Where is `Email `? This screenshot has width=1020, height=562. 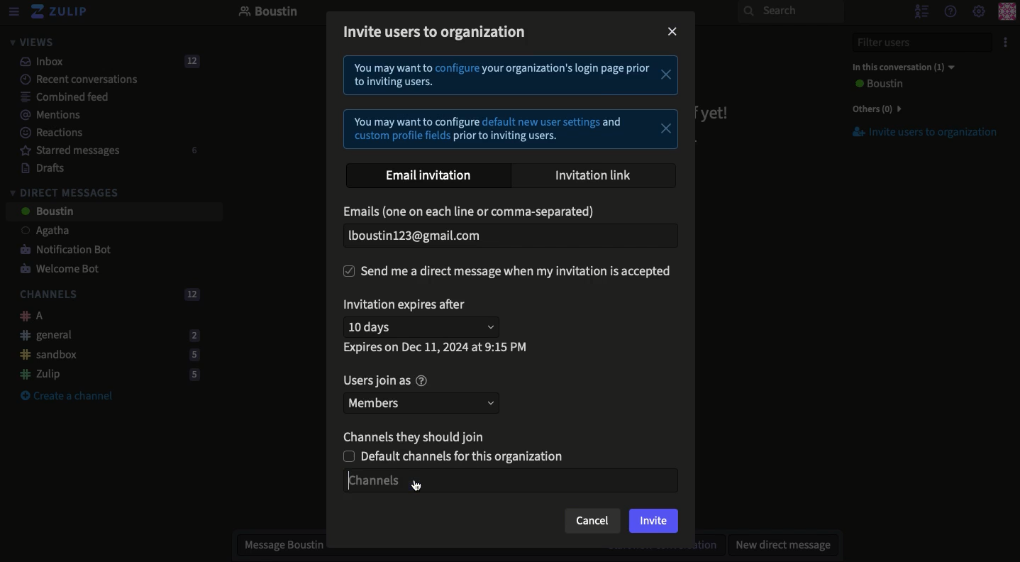
Email  is located at coordinates (472, 212).